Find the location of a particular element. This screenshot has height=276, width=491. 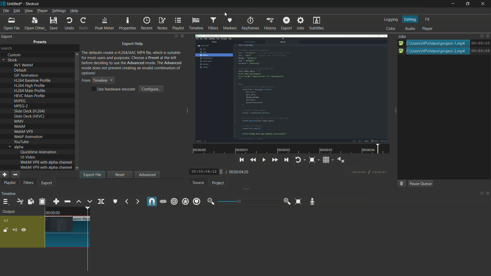

output is located at coordinates (10, 212).